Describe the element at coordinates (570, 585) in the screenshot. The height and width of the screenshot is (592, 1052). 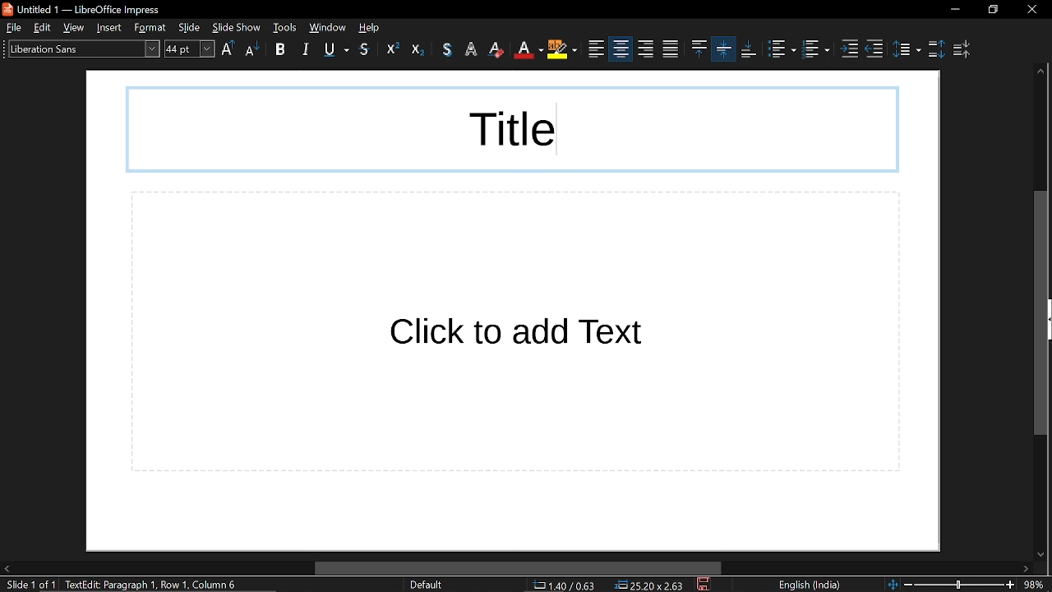
I see `cursor co-ordinate` at that location.